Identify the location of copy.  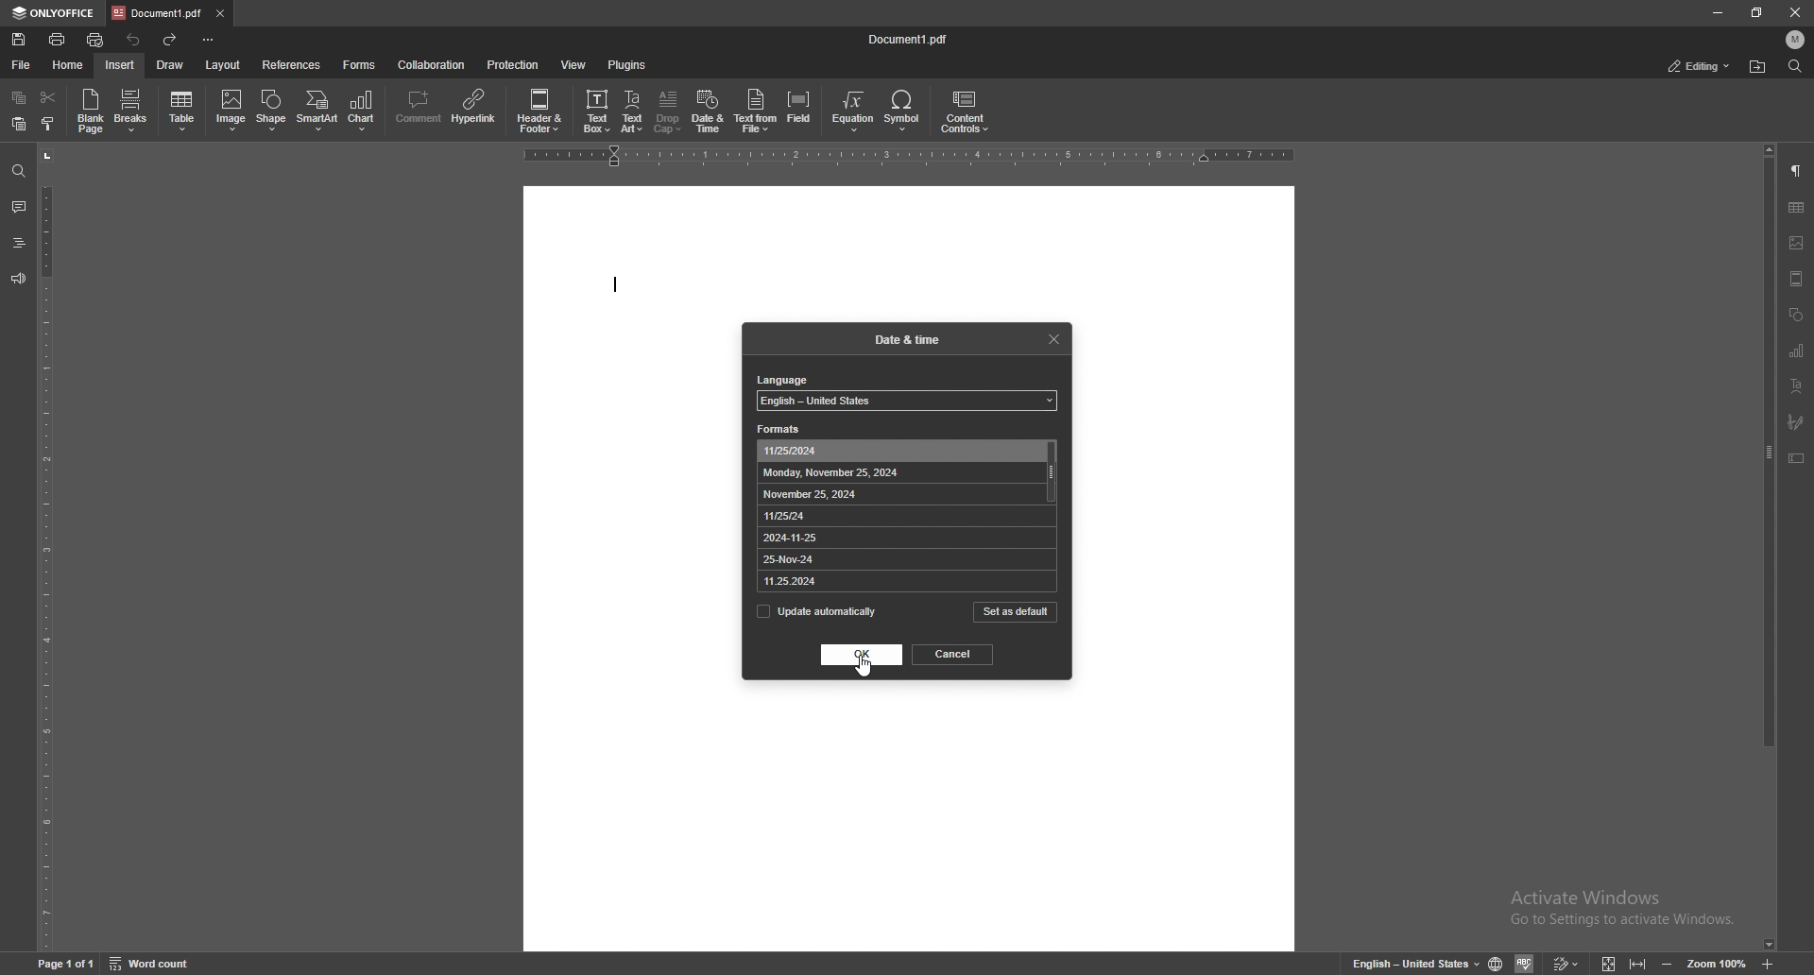
(20, 96).